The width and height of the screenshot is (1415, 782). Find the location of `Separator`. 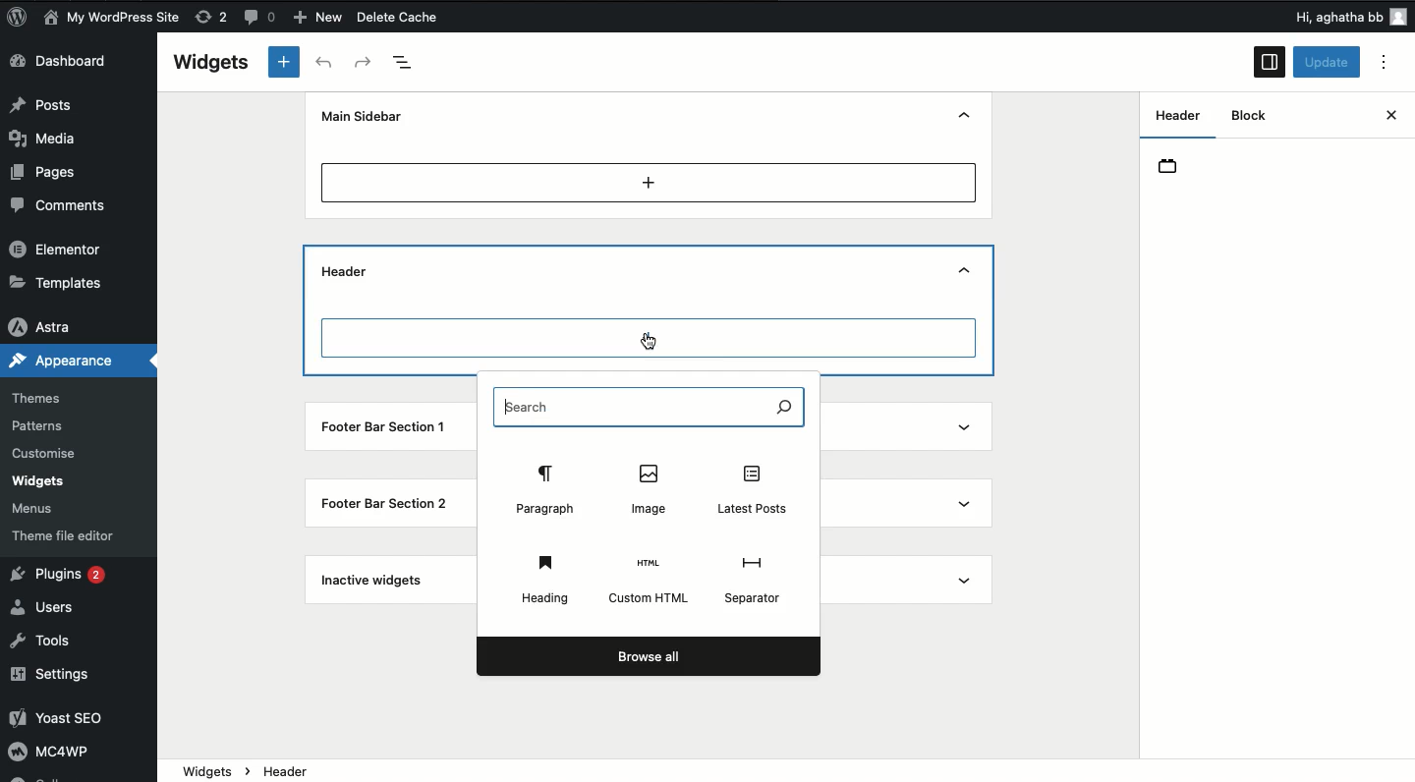

Separator is located at coordinates (757, 577).